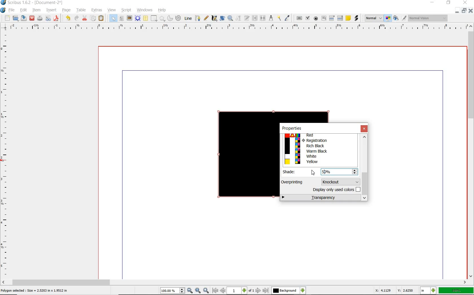 The image size is (474, 295). Describe the element at coordinates (240, 291) in the screenshot. I see `select current page` at that location.